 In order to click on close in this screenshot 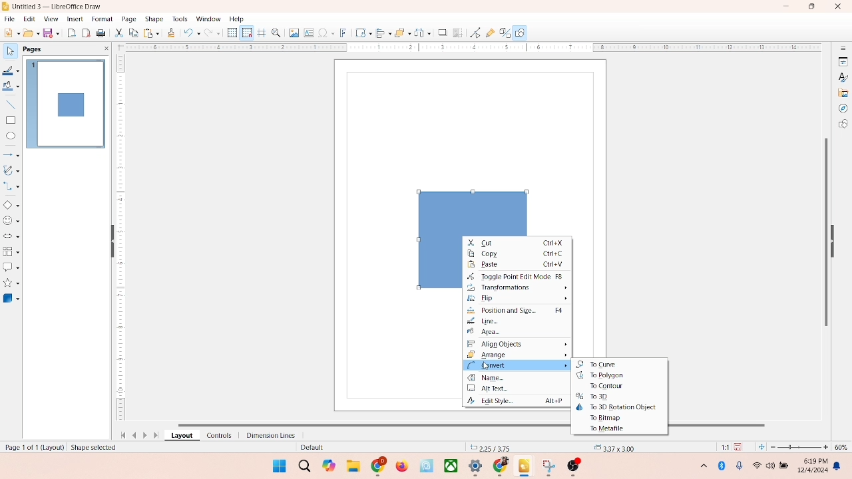, I will do `click(104, 49)`.